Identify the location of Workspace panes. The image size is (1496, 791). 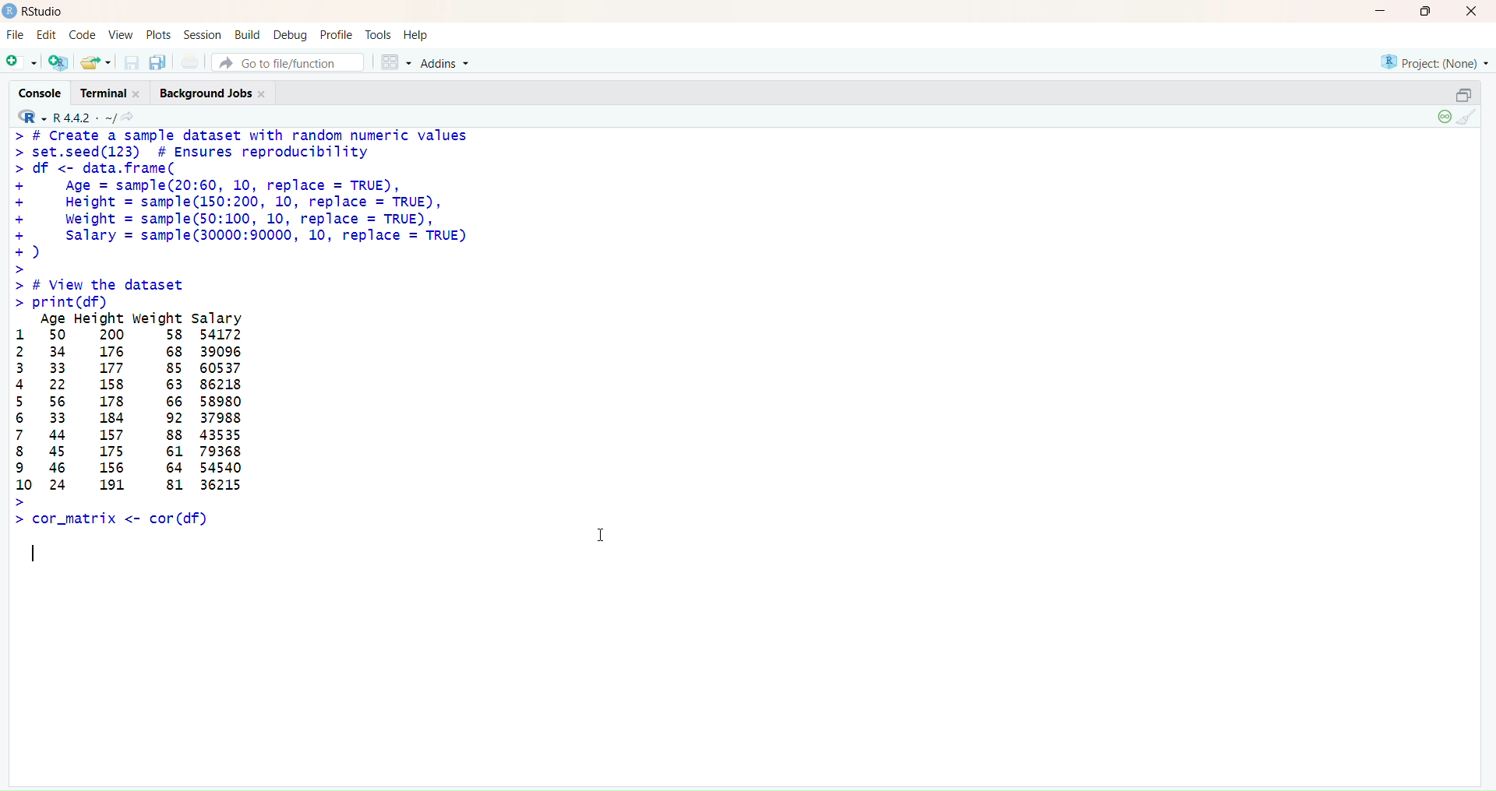
(393, 62).